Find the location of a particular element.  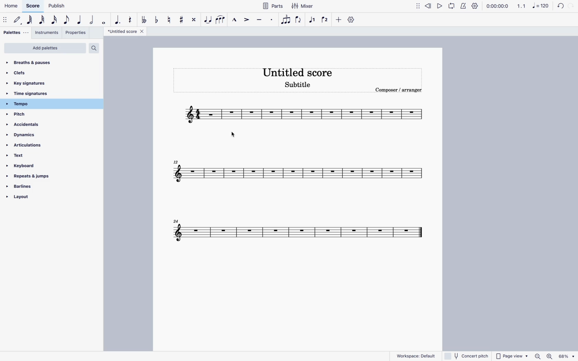

scale is located at coordinates (533, 6).